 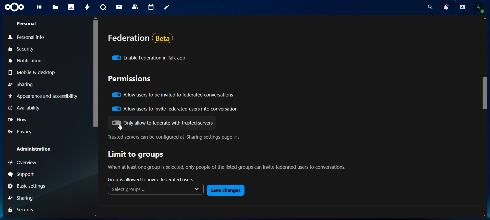 What do you see at coordinates (104, 7) in the screenshot?
I see `talk` at bounding box center [104, 7].